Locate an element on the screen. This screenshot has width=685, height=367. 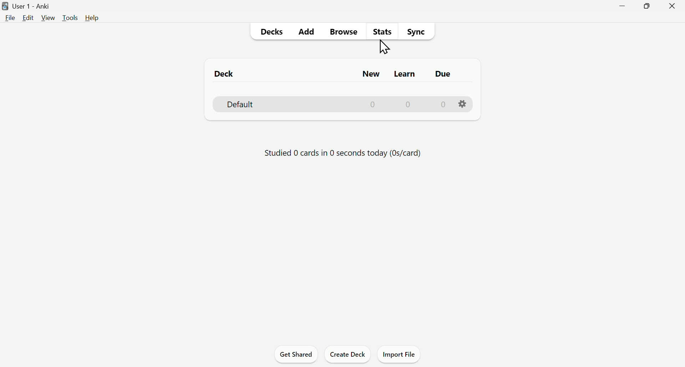
Cursor is located at coordinates (384, 47).